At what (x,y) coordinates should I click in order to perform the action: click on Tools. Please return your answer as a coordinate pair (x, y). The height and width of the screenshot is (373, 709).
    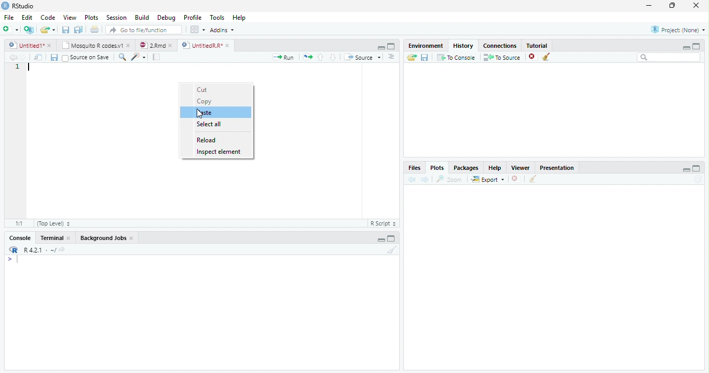
    Looking at the image, I should click on (216, 17).